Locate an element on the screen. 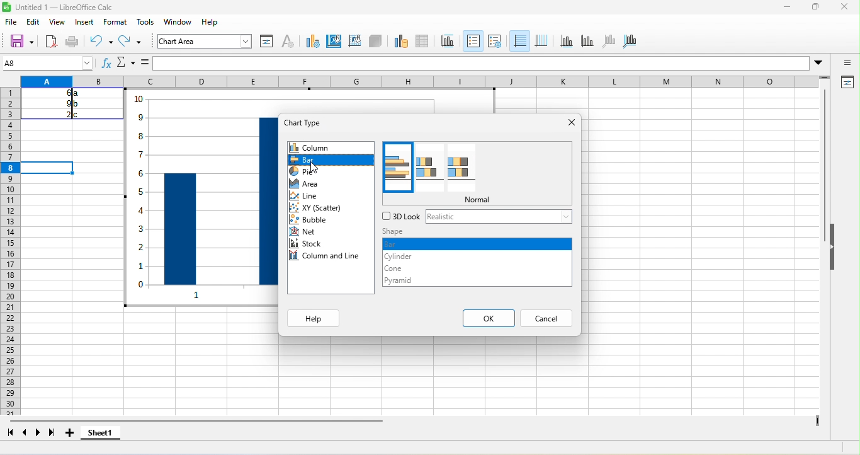 The width and height of the screenshot is (860, 455). titles is located at coordinates (495, 42).